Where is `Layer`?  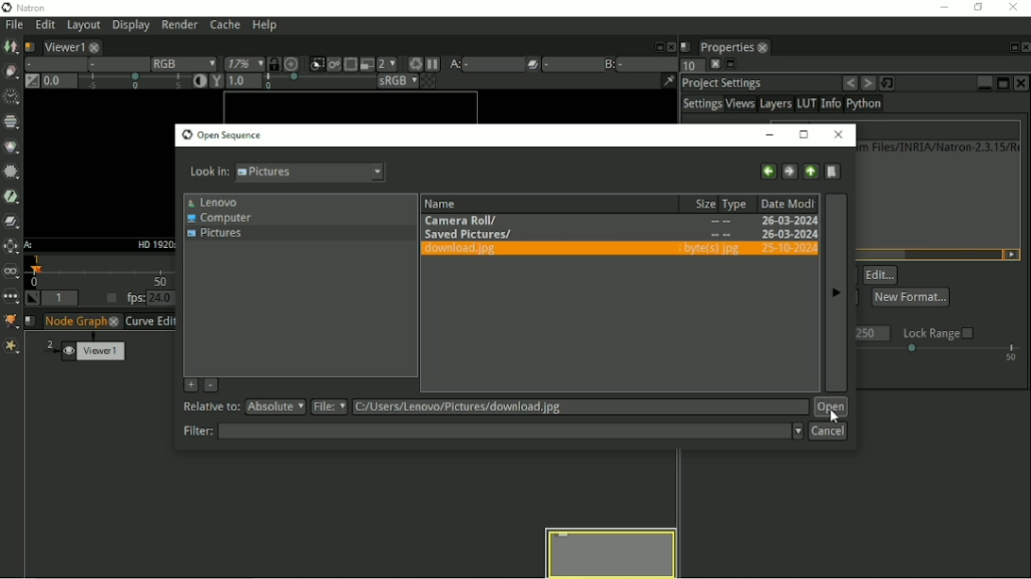 Layer is located at coordinates (52, 64).